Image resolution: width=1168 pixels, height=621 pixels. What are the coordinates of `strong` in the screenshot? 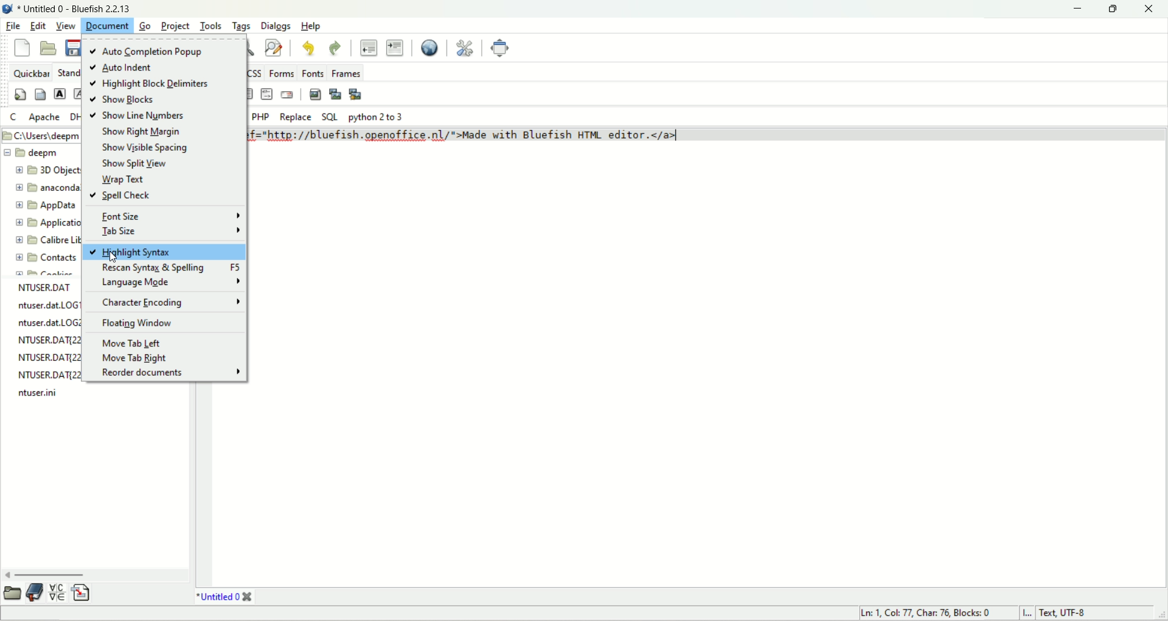 It's located at (59, 94).